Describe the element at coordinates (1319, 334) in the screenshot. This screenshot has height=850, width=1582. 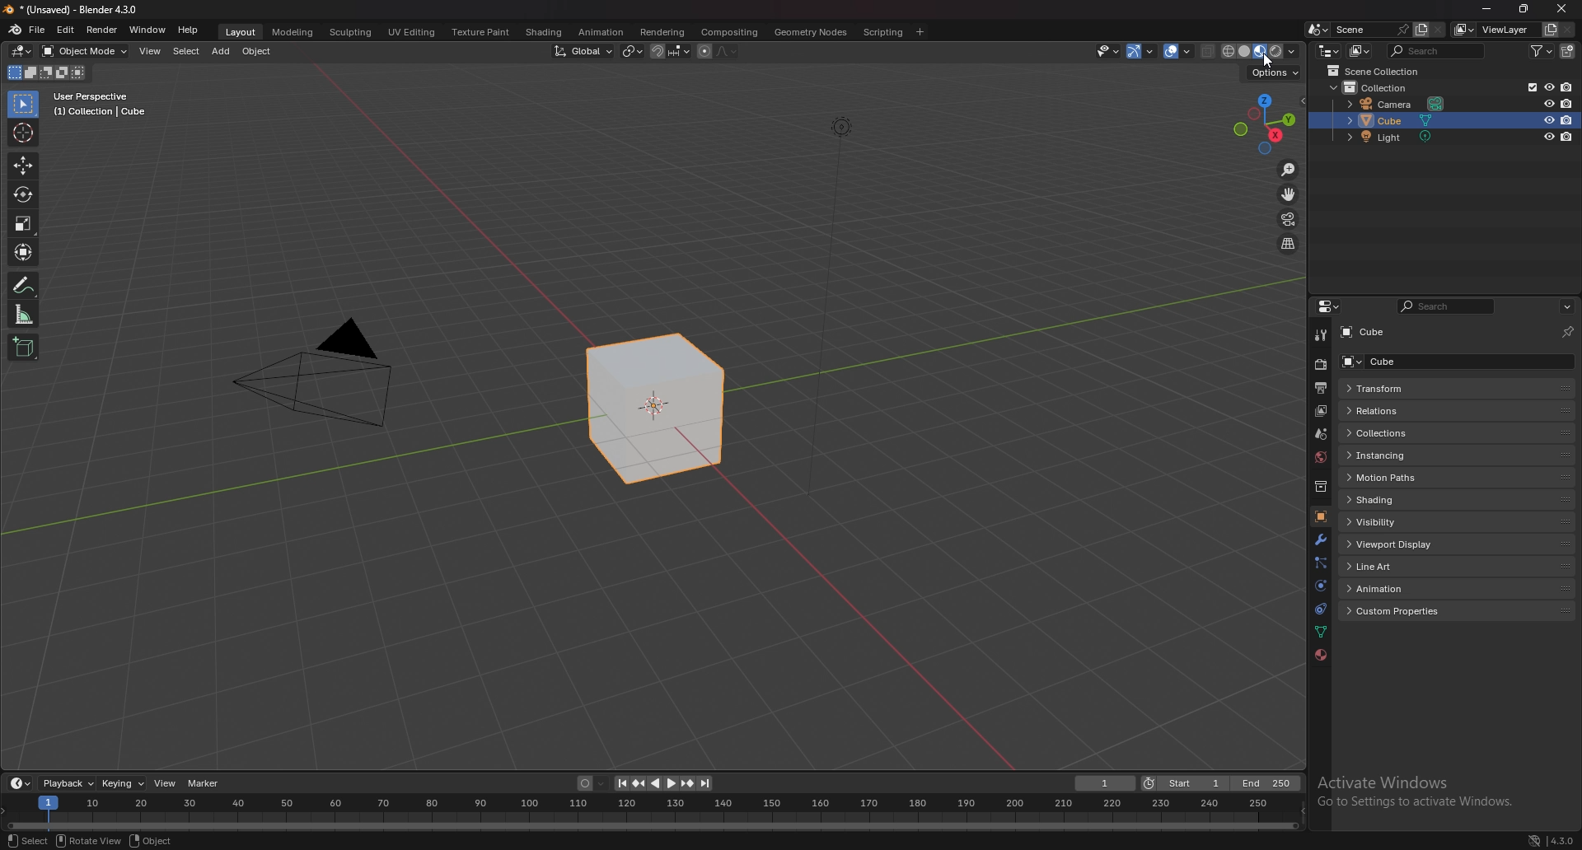
I see `tool` at that location.